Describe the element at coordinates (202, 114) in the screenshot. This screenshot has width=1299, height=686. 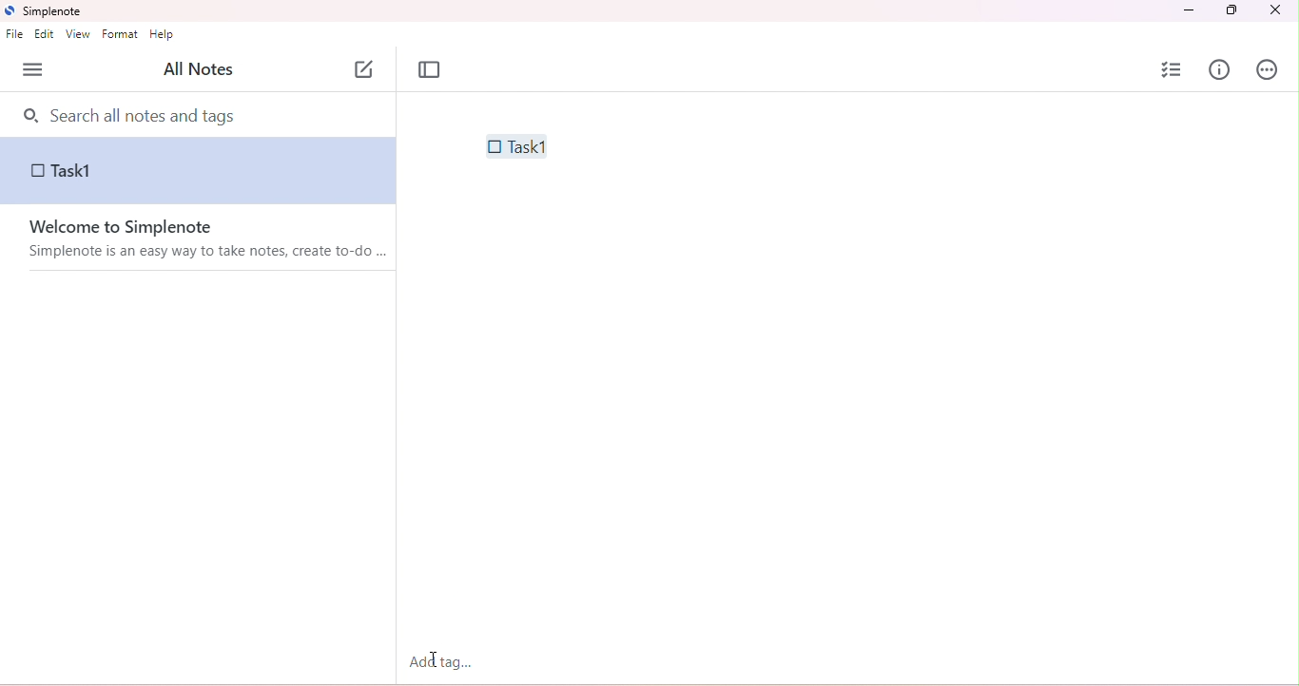
I see `search bar` at that location.